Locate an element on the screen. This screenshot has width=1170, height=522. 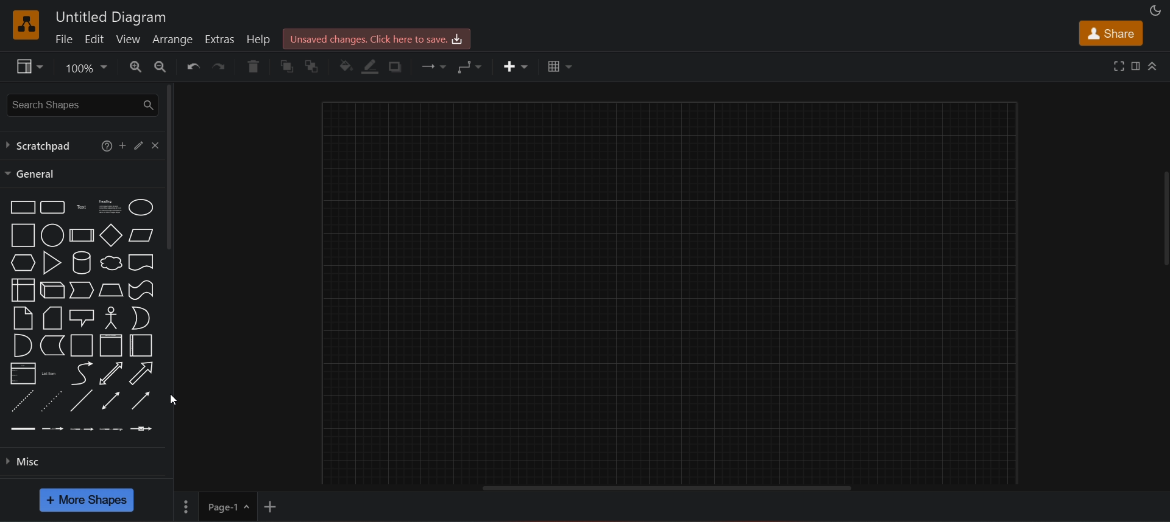
appearance is located at coordinates (1155, 10).